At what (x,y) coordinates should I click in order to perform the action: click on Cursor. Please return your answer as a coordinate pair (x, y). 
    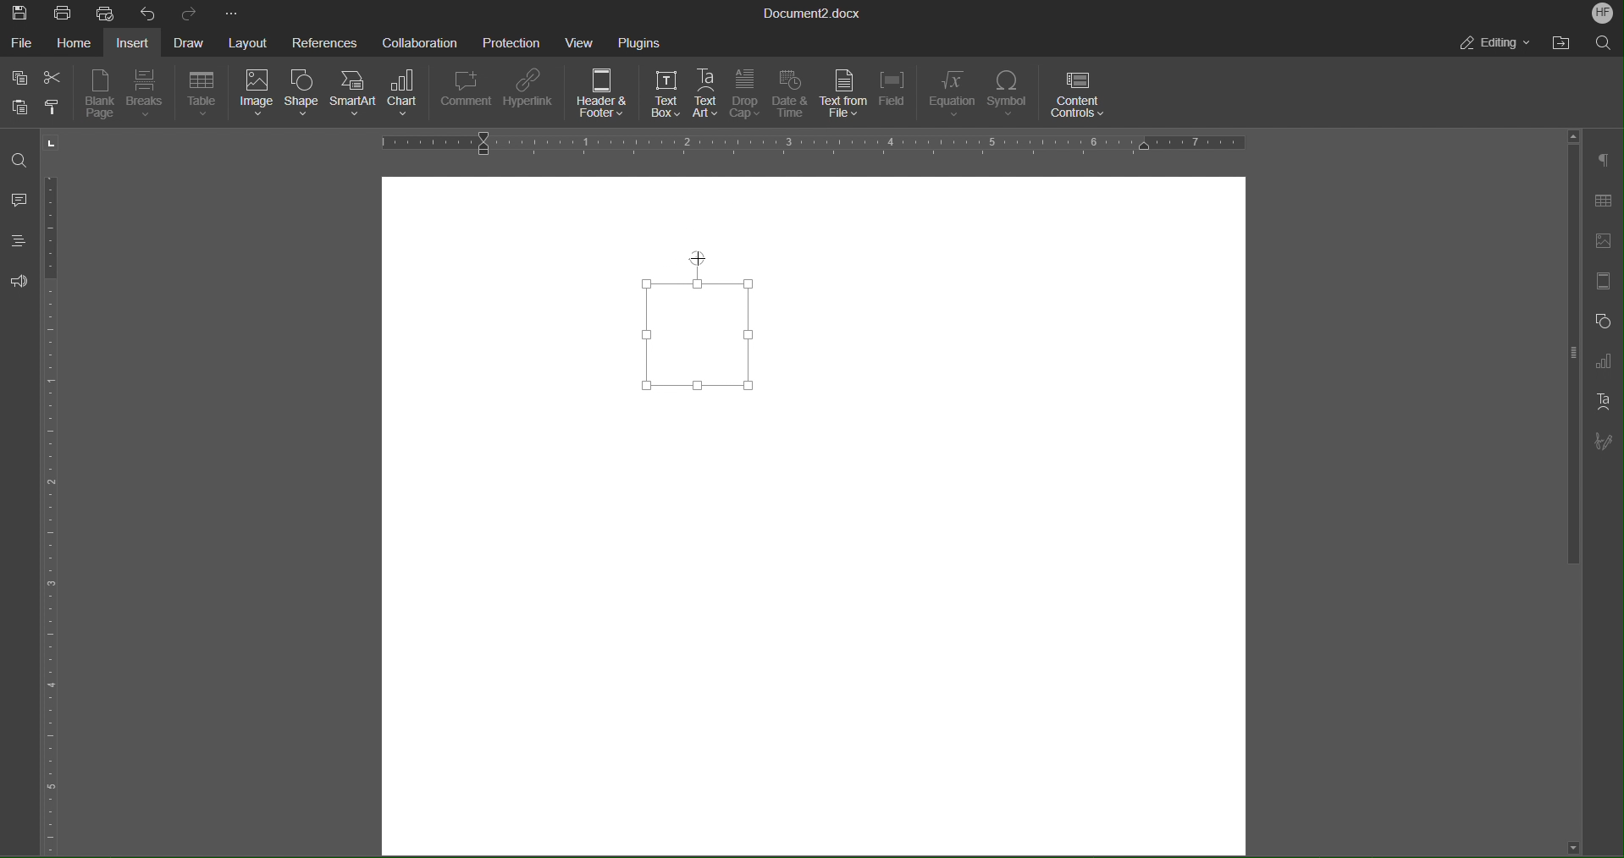
    Looking at the image, I should click on (696, 261).